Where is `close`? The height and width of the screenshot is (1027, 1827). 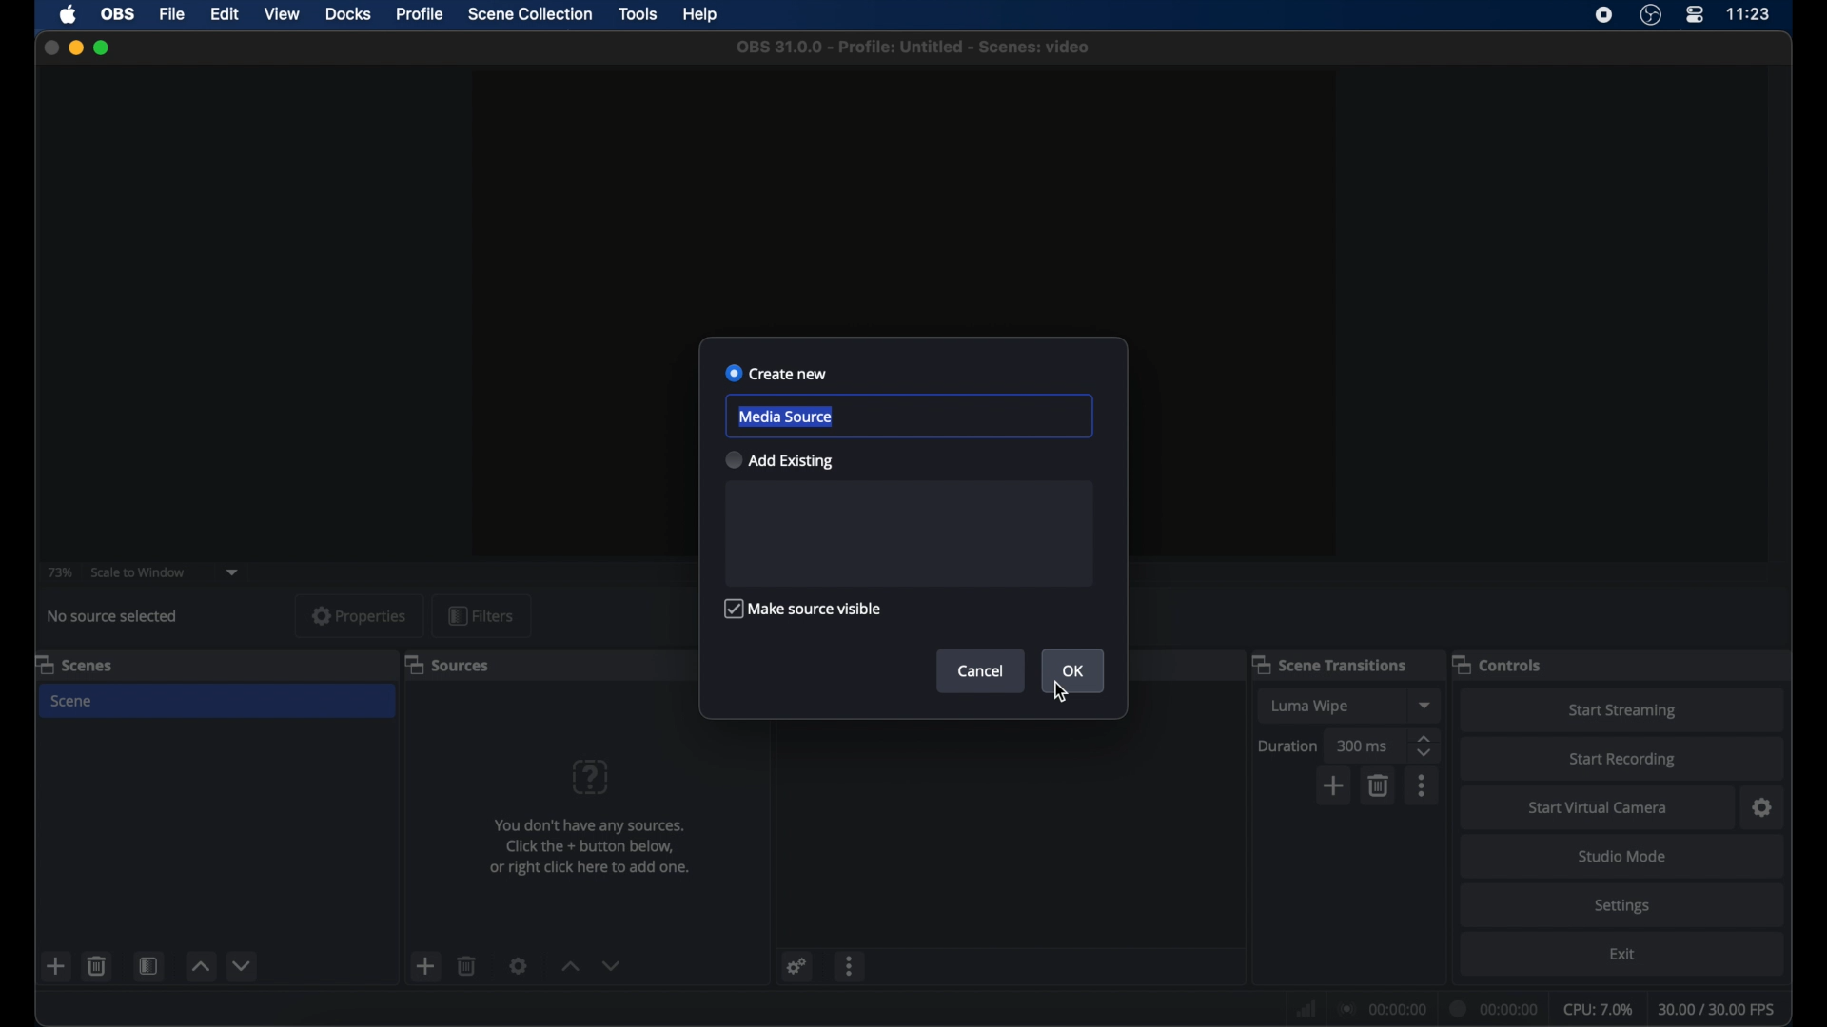
close is located at coordinates (50, 47).